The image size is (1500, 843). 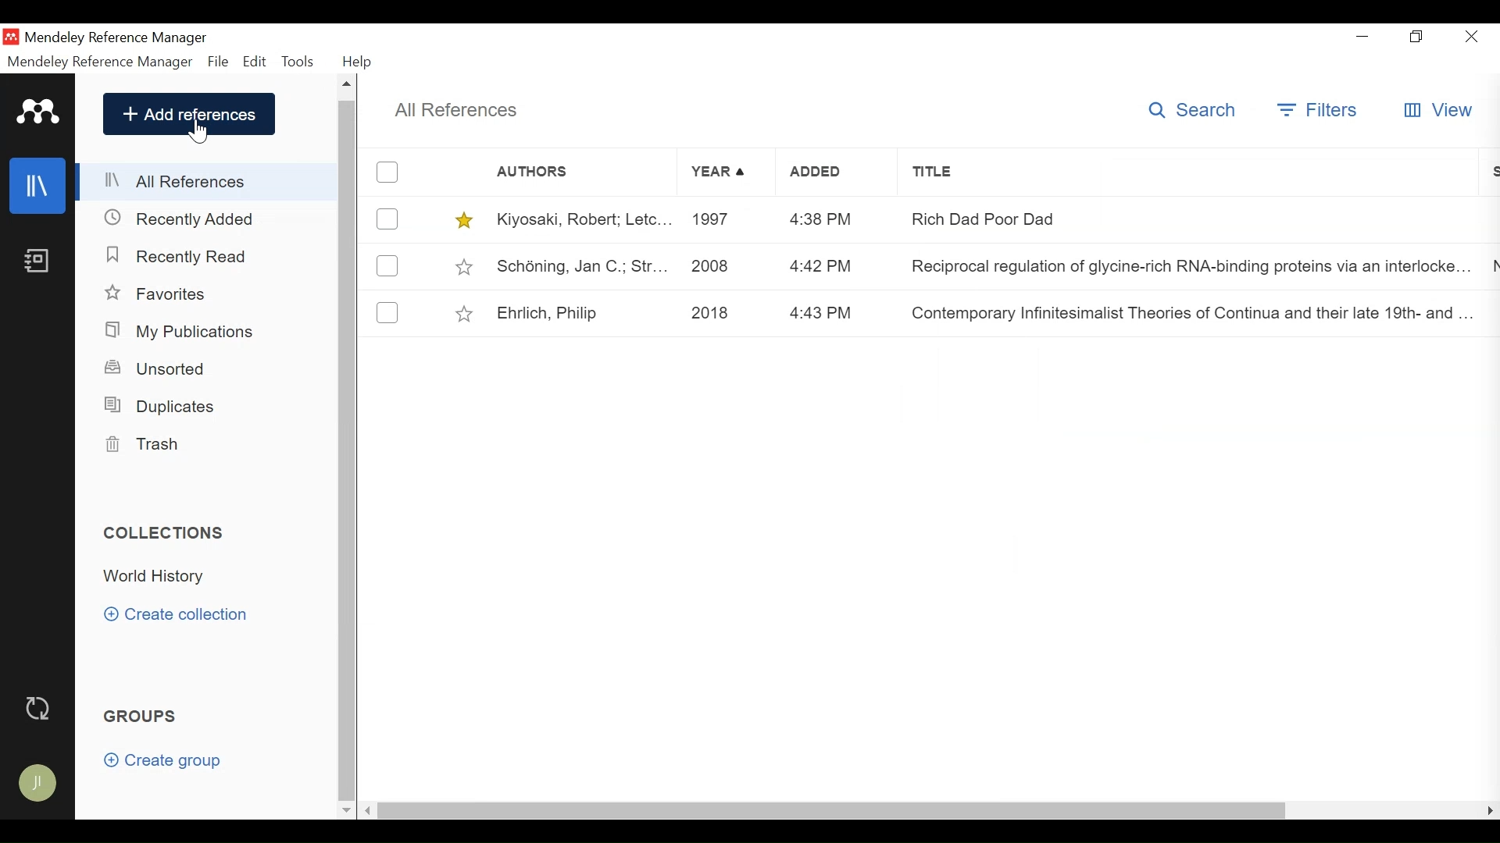 What do you see at coordinates (35, 110) in the screenshot?
I see `Mendeley Logo` at bounding box center [35, 110].